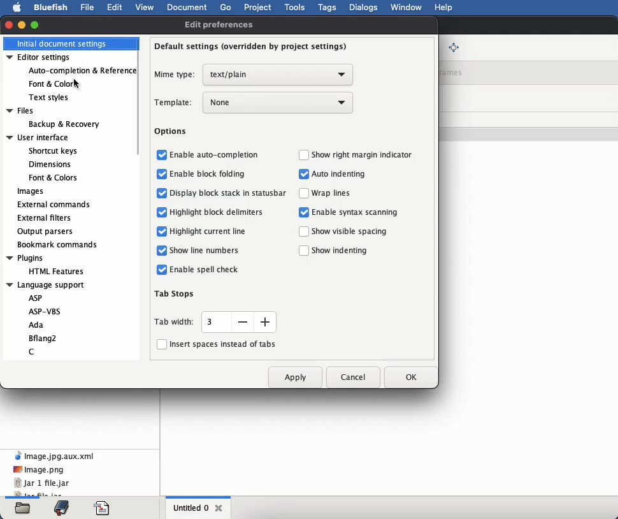  What do you see at coordinates (259, 8) in the screenshot?
I see `project` at bounding box center [259, 8].